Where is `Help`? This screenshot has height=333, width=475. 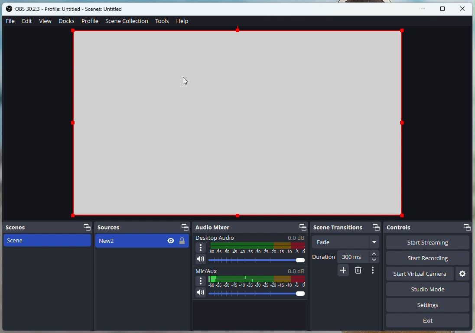 Help is located at coordinates (182, 22).